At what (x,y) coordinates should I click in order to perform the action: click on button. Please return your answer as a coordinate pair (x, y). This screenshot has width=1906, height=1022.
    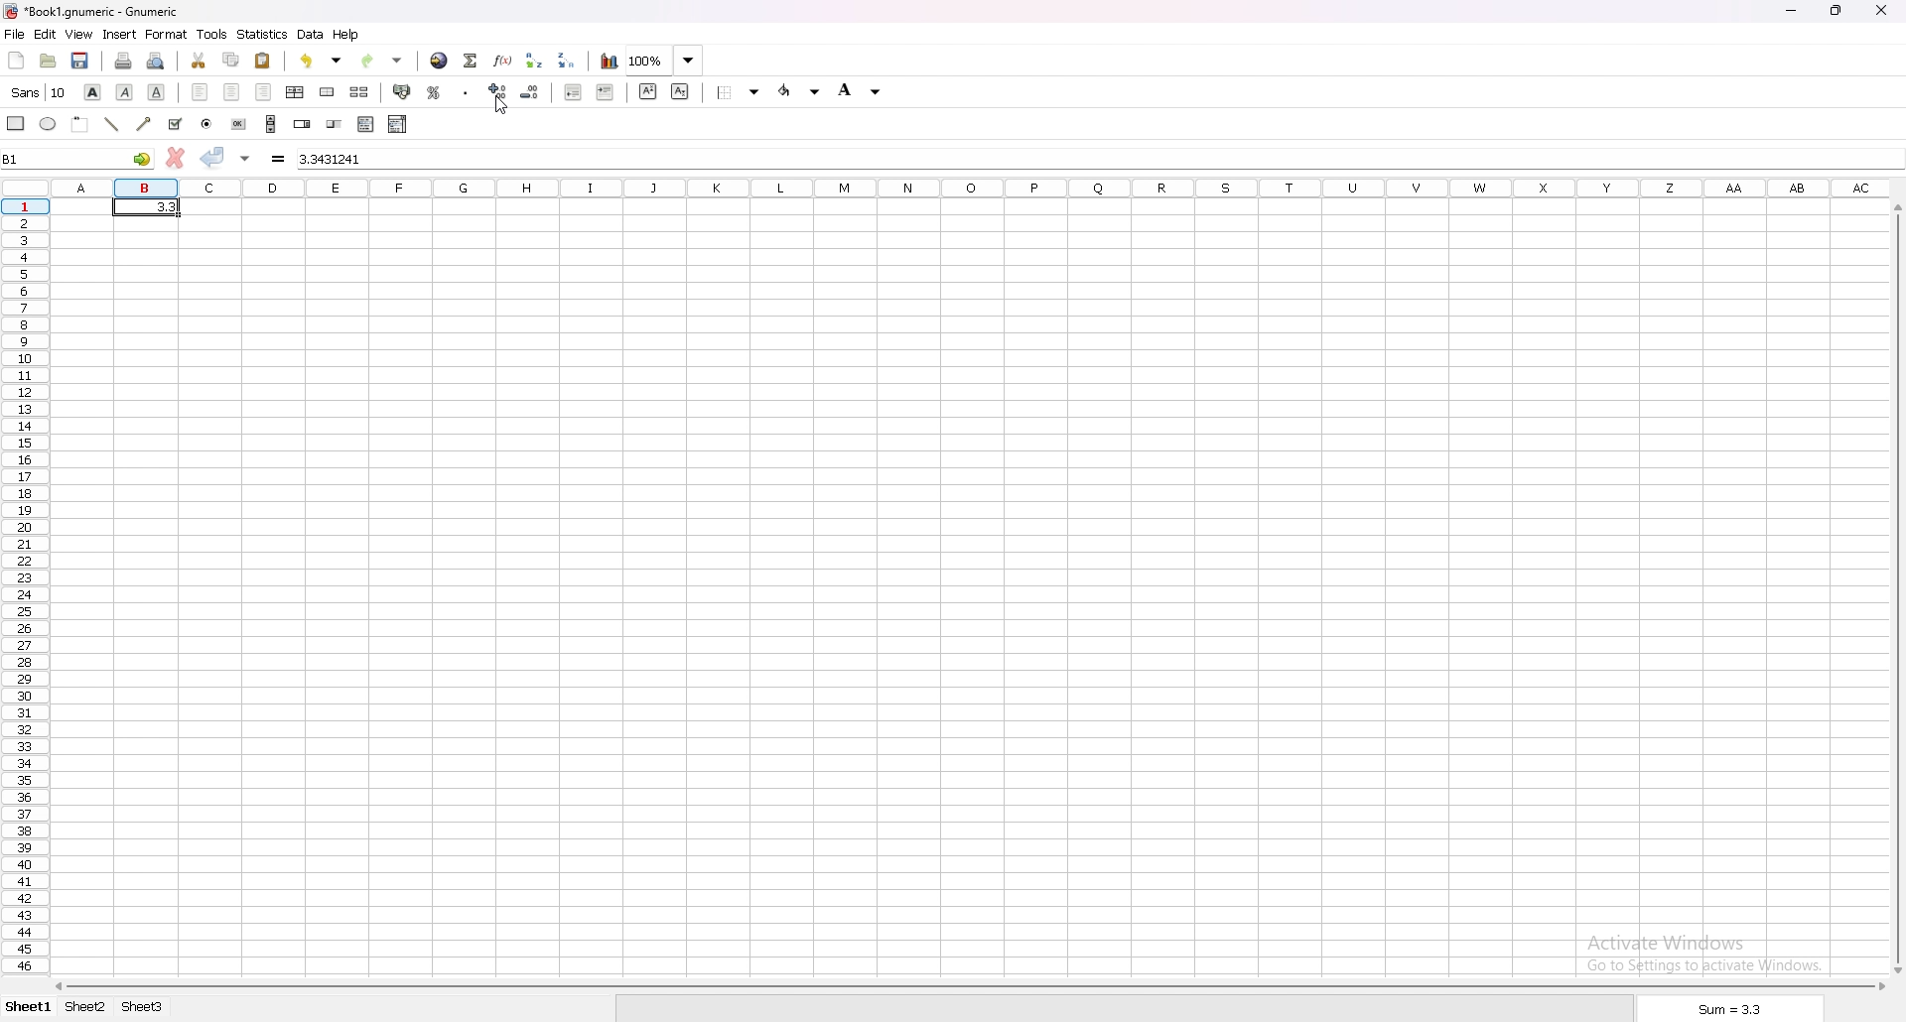
    Looking at the image, I should click on (238, 123).